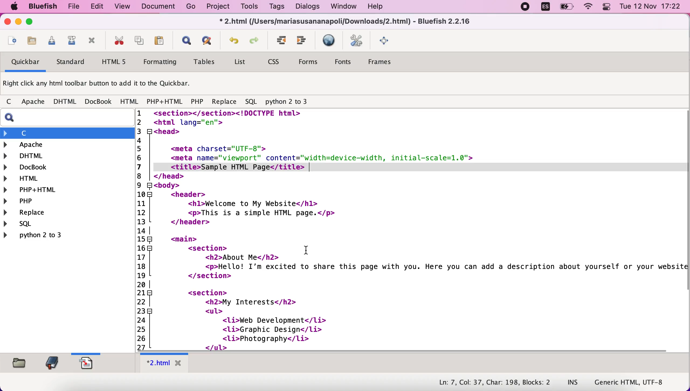 The image size is (690, 391). I want to click on html, so click(130, 102).